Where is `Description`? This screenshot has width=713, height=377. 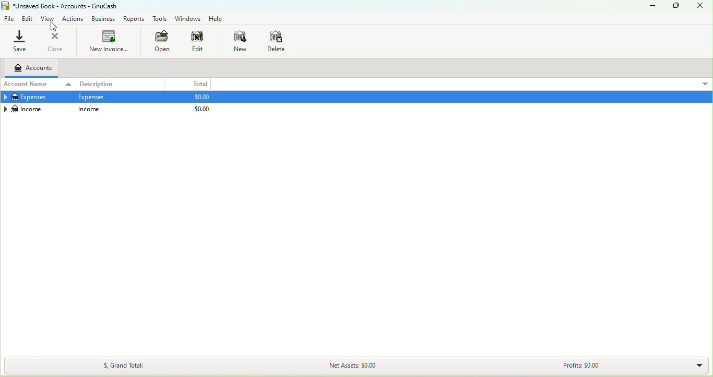
Description is located at coordinates (120, 84).